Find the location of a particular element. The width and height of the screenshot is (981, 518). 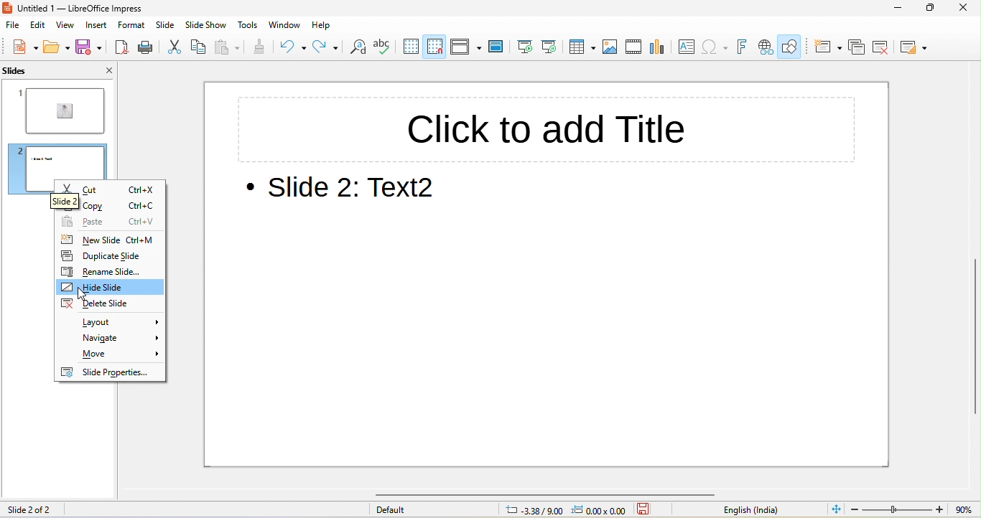

slide 2 is located at coordinates (56, 159).